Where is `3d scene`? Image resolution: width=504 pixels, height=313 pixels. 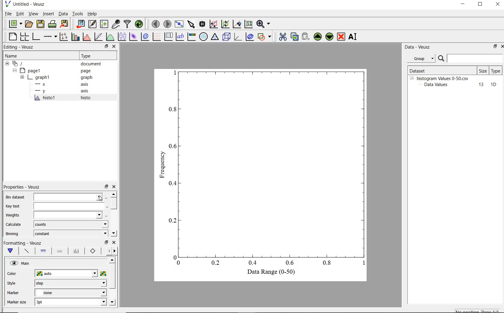
3d scene is located at coordinates (226, 37).